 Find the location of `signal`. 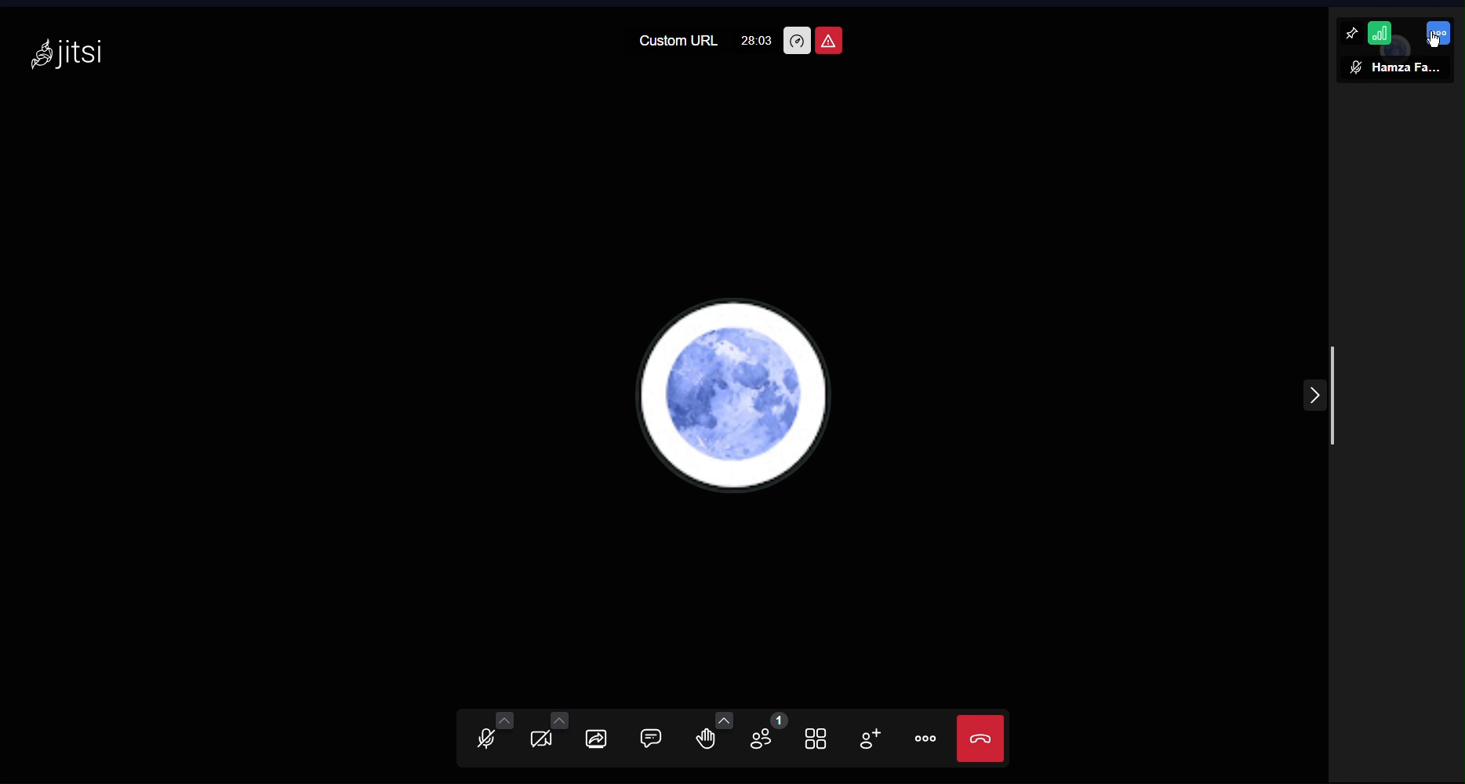

signal is located at coordinates (1380, 33).